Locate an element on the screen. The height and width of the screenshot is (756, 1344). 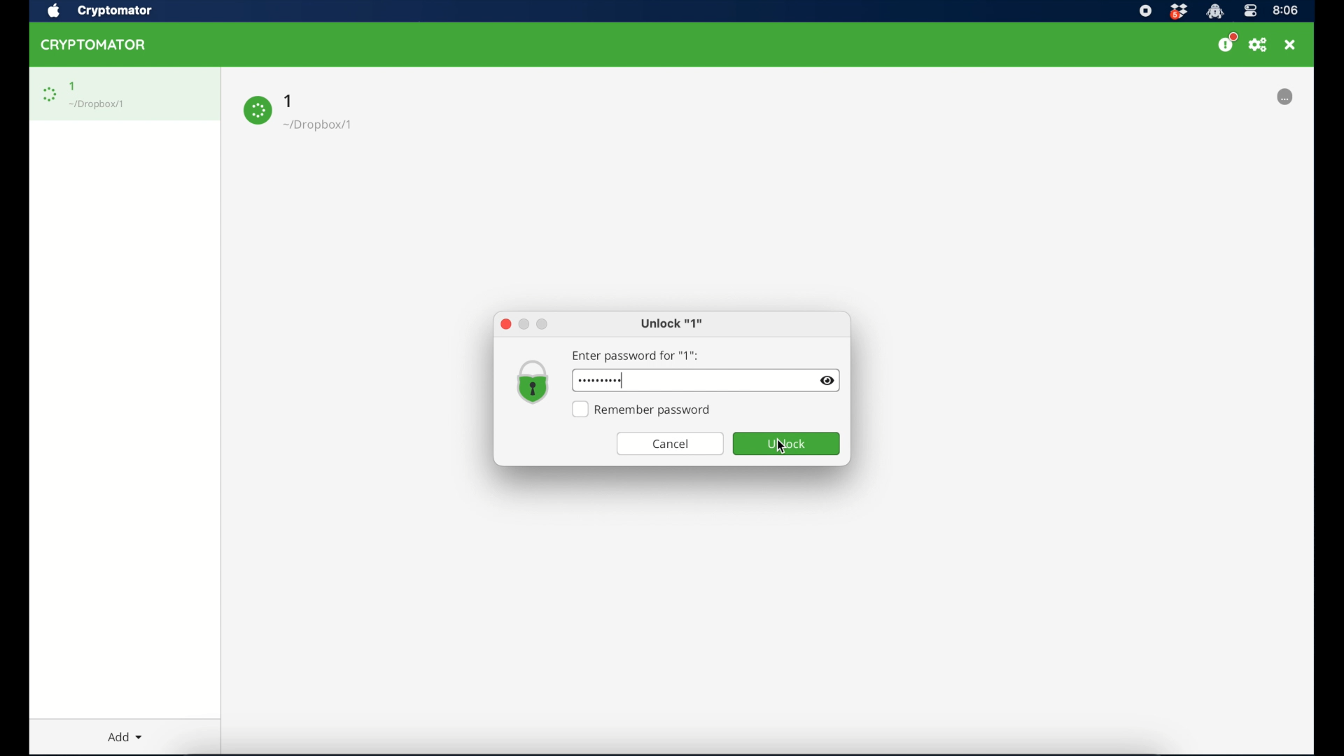
remember password checkbox is located at coordinates (642, 409).